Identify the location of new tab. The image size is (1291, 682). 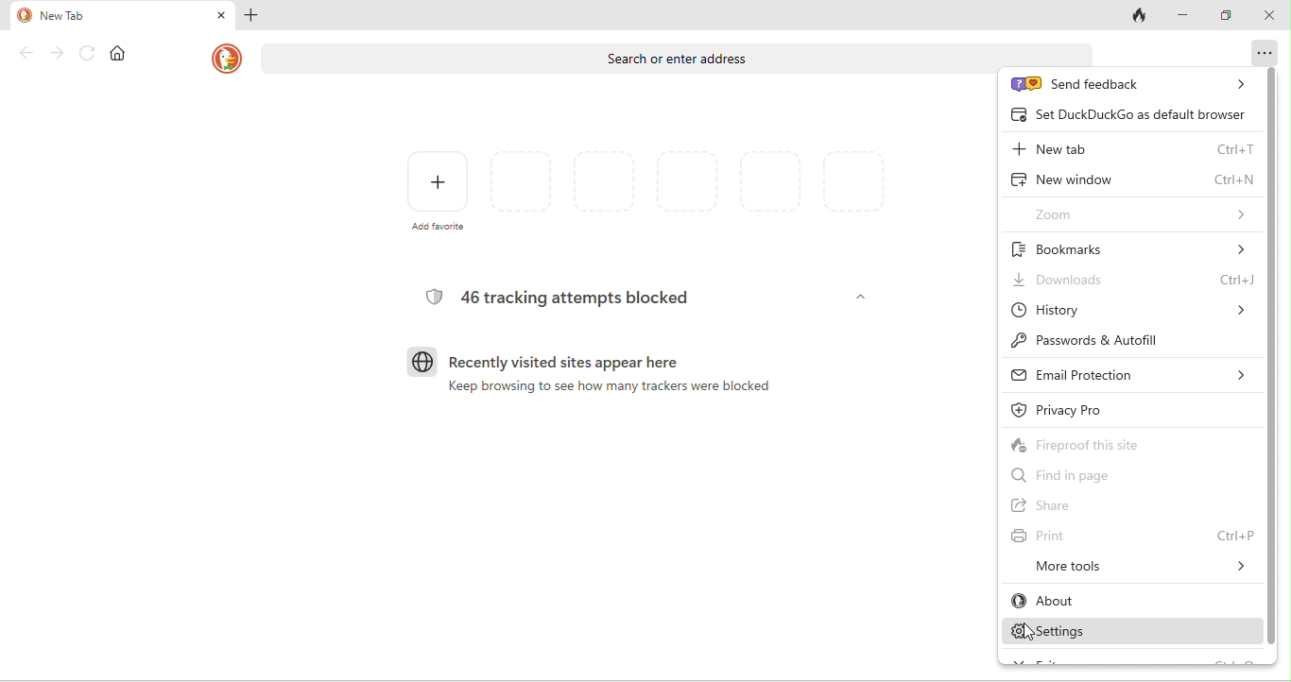
(1135, 145).